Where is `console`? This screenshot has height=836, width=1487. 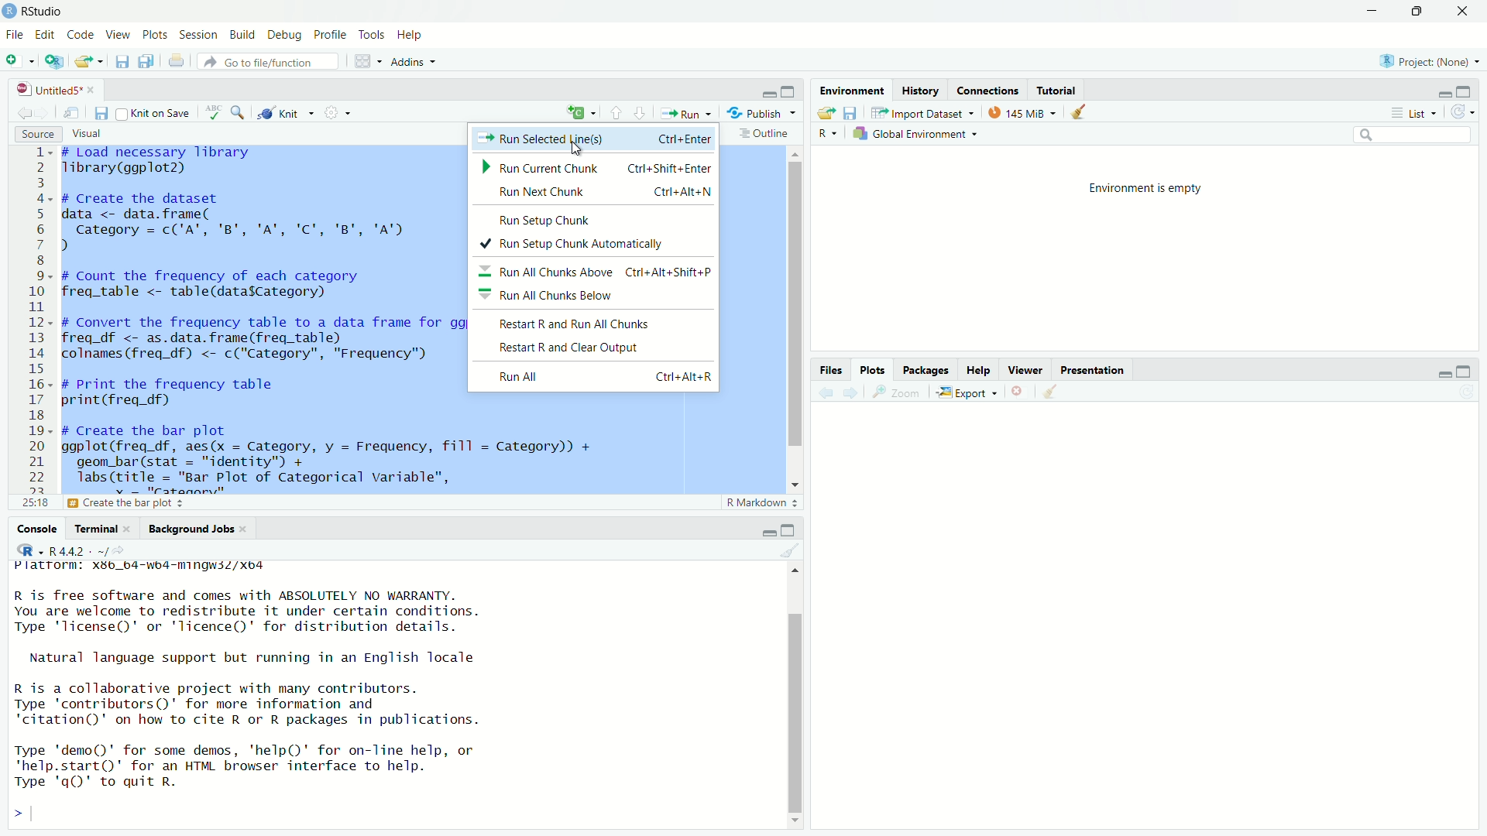 console is located at coordinates (31, 529).